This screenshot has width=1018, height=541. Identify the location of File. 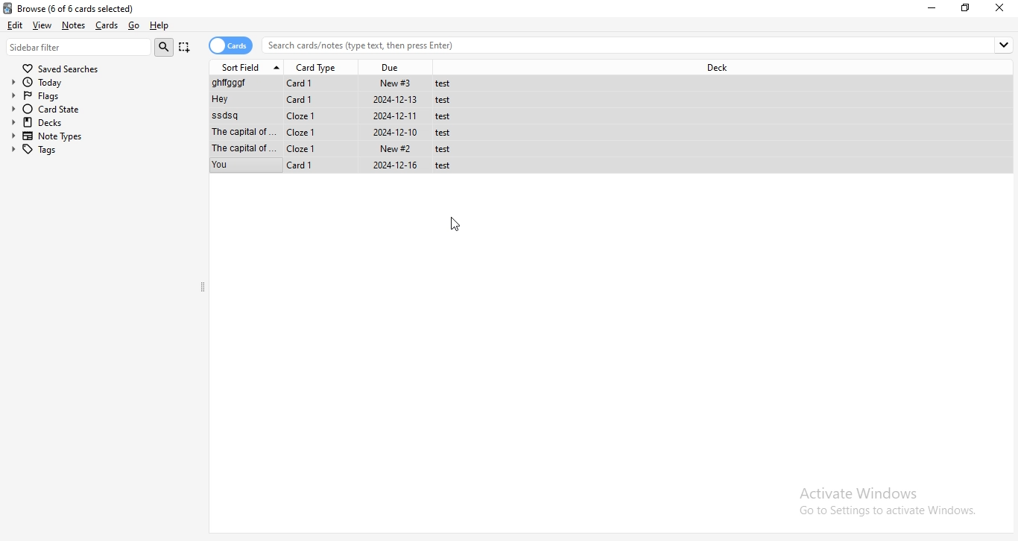
(341, 148).